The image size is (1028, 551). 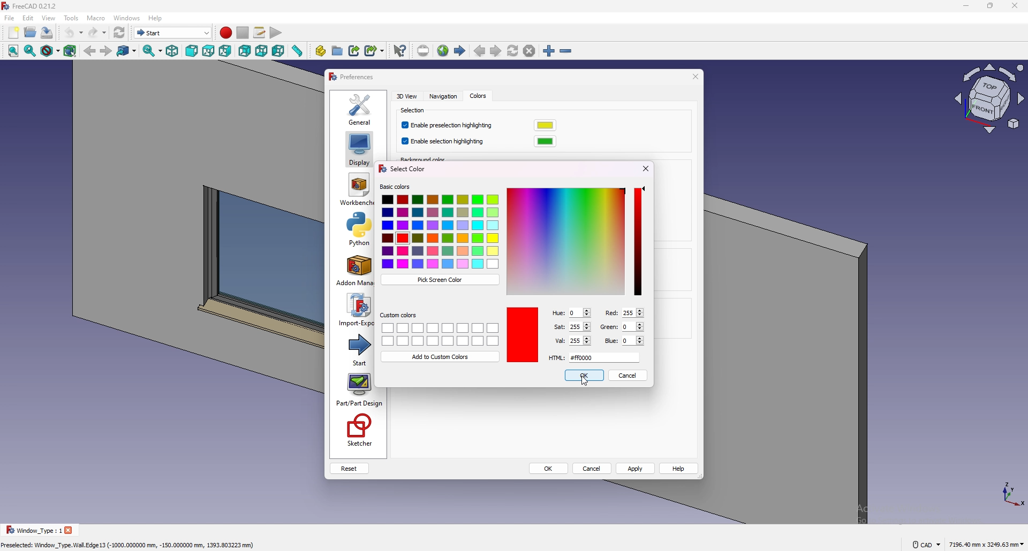 What do you see at coordinates (549, 51) in the screenshot?
I see `zoom in` at bounding box center [549, 51].